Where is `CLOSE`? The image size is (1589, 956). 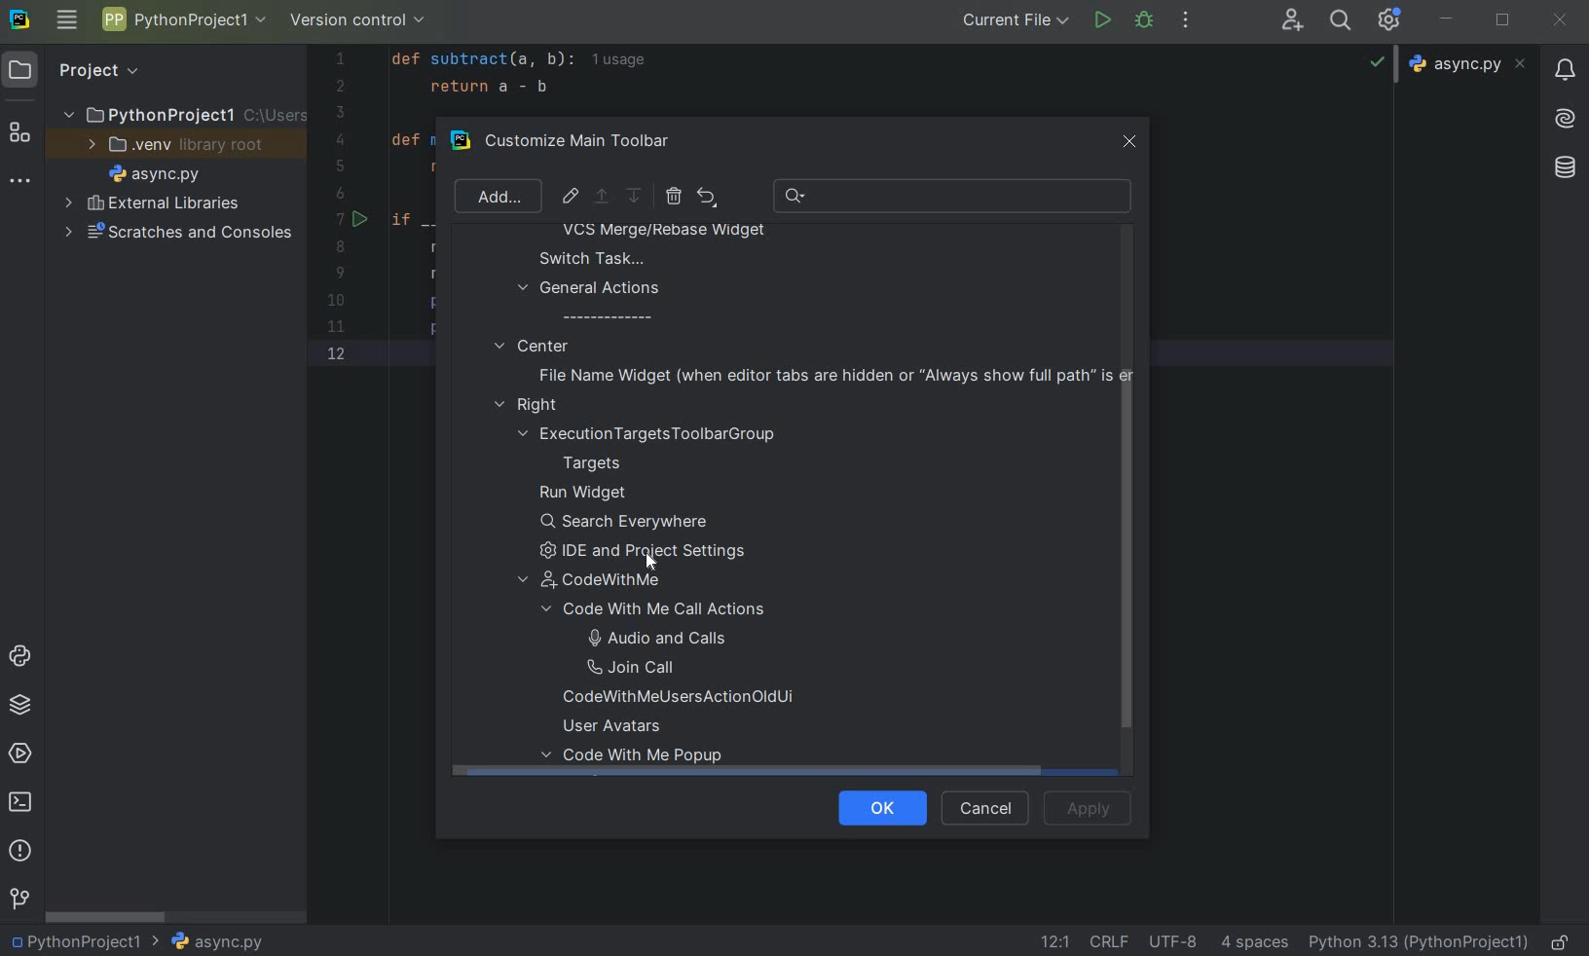 CLOSE is located at coordinates (1127, 143).